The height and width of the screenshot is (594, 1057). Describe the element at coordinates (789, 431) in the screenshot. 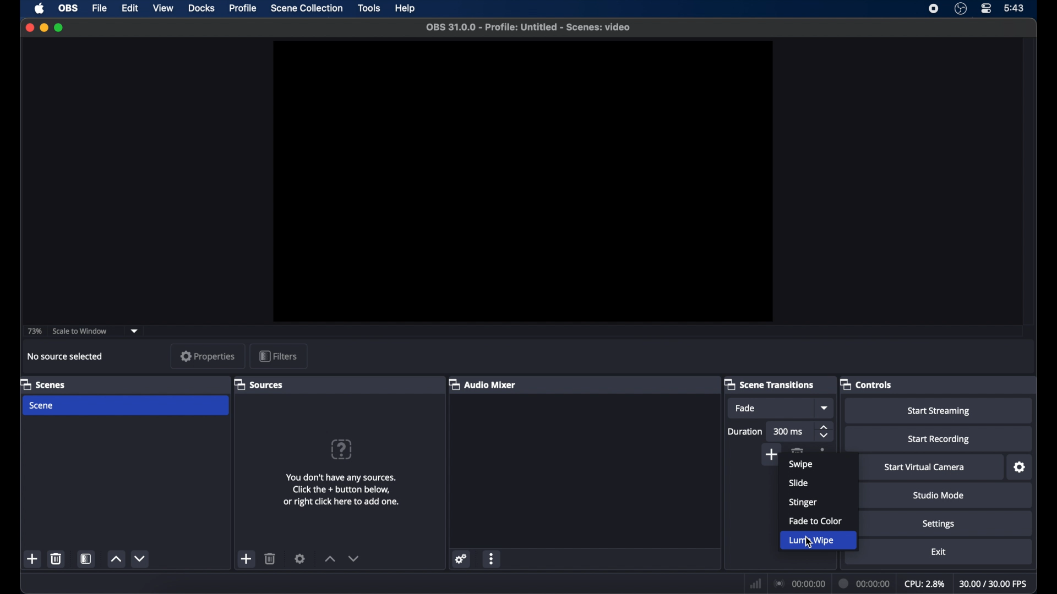

I see `300 ms` at that location.